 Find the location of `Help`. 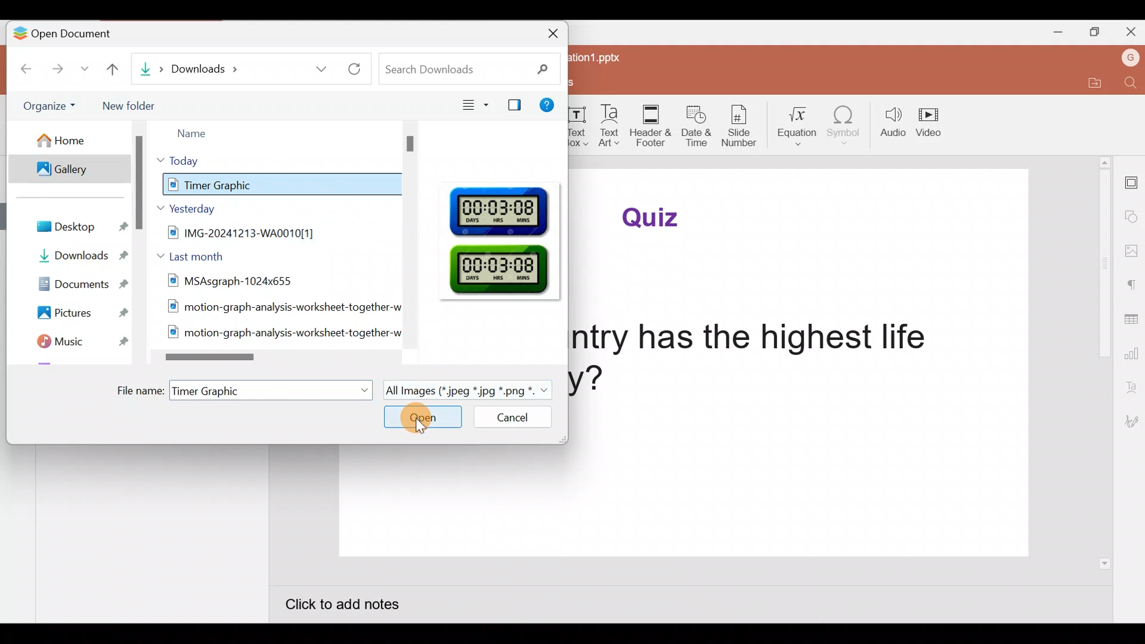

Help is located at coordinates (550, 107).